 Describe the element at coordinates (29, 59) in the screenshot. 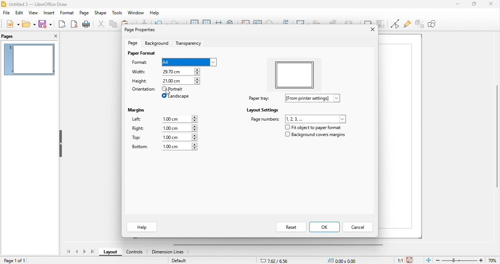

I see `page preview` at that location.